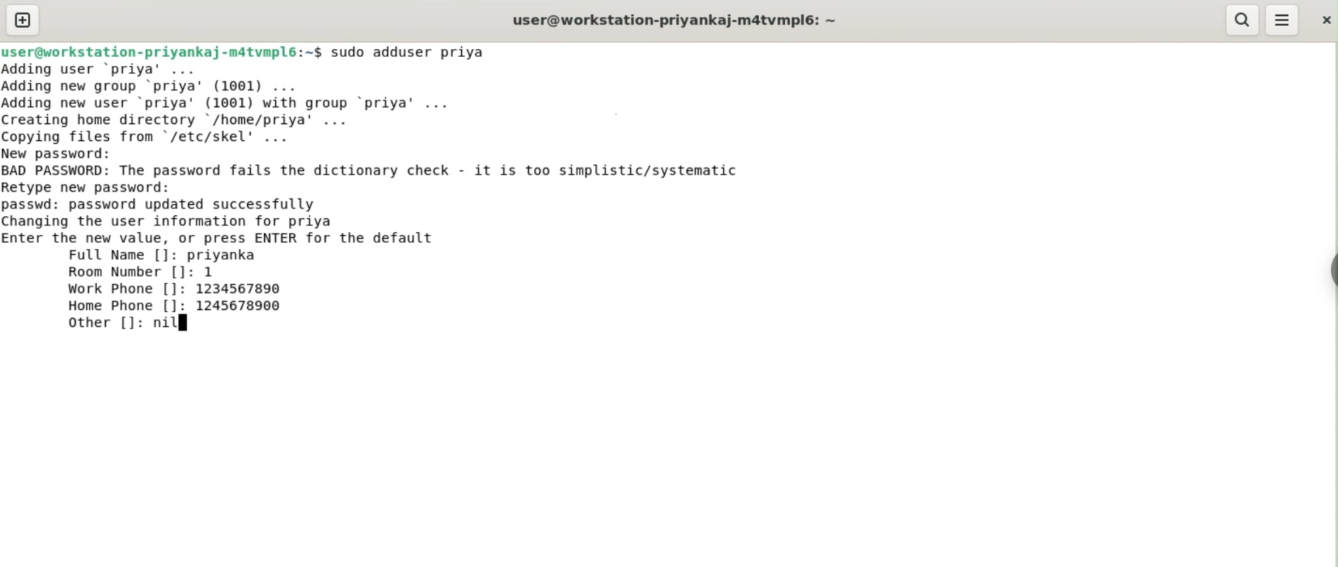  I want to click on 1245678900, so click(244, 307).